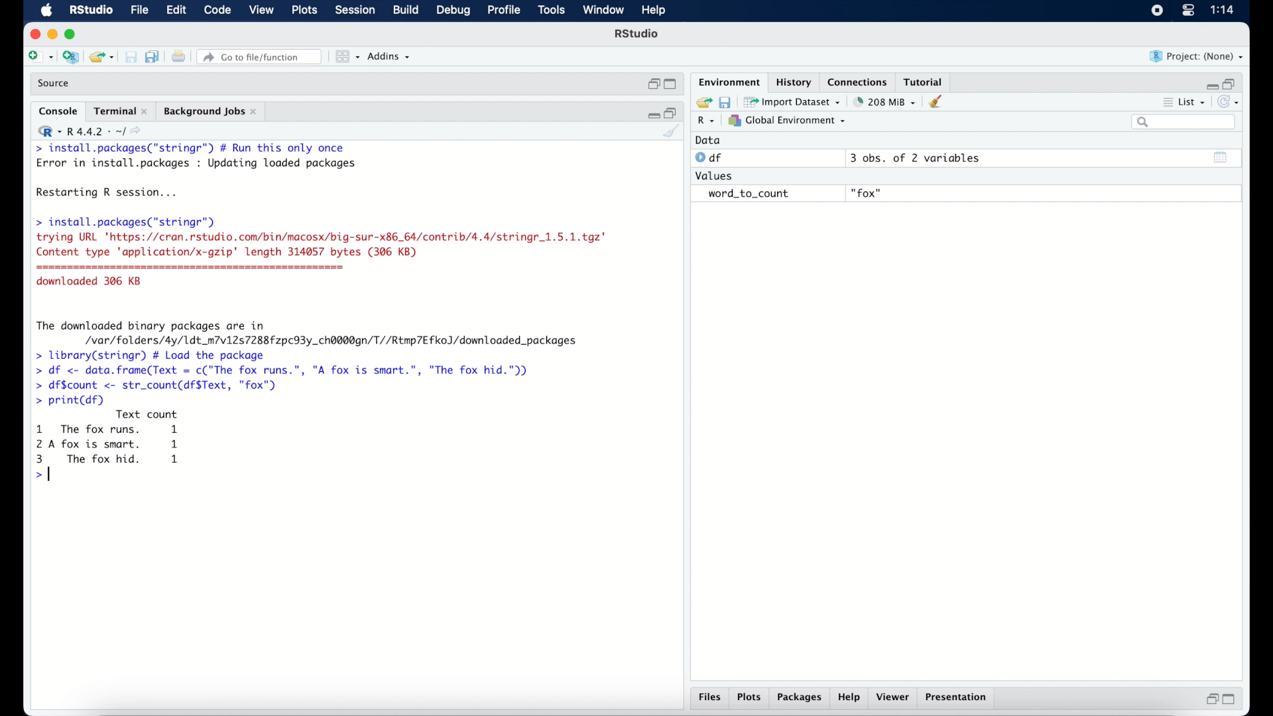 The height and width of the screenshot is (716, 1273). Describe the element at coordinates (886, 102) in the screenshot. I see `203 MB` at that location.